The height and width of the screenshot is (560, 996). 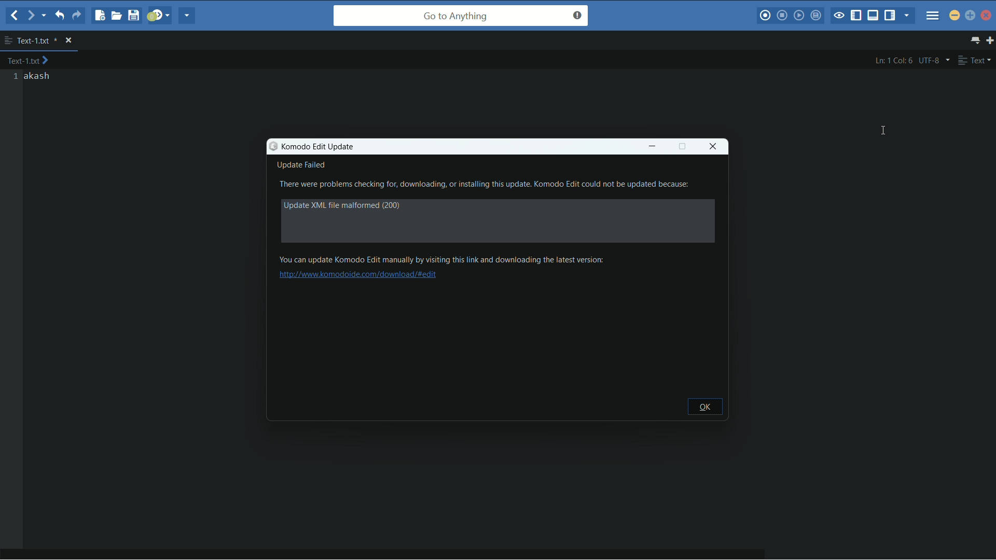 What do you see at coordinates (135, 15) in the screenshot?
I see `save file` at bounding box center [135, 15].